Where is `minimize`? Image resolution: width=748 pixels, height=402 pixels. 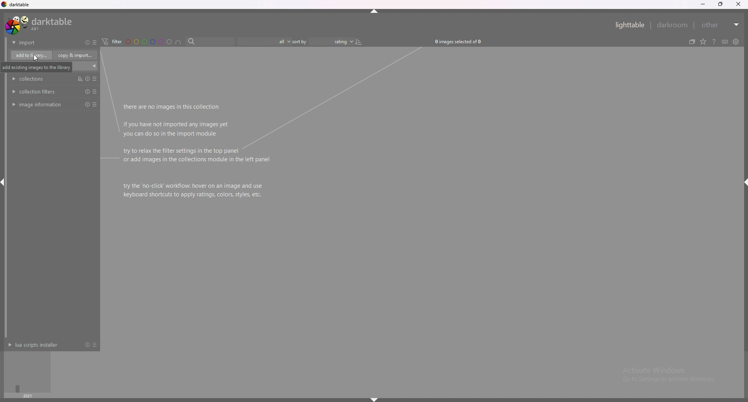 minimize is located at coordinates (704, 5).